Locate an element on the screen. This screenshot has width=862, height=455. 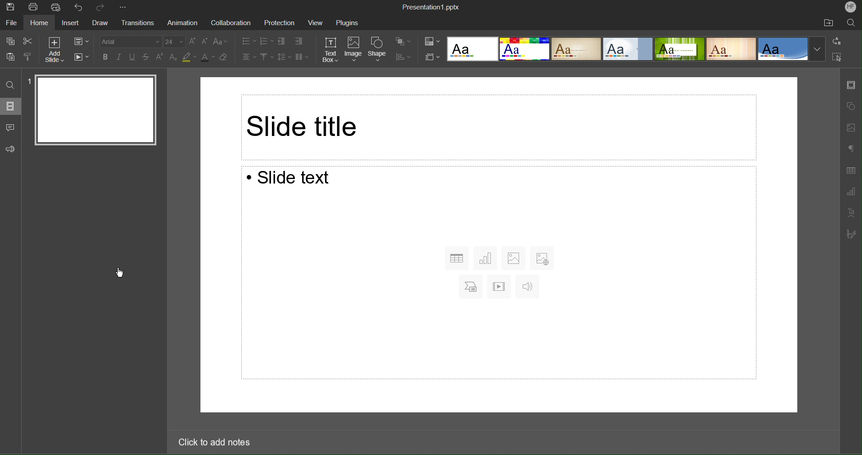
Slide Settings is located at coordinates (852, 85).